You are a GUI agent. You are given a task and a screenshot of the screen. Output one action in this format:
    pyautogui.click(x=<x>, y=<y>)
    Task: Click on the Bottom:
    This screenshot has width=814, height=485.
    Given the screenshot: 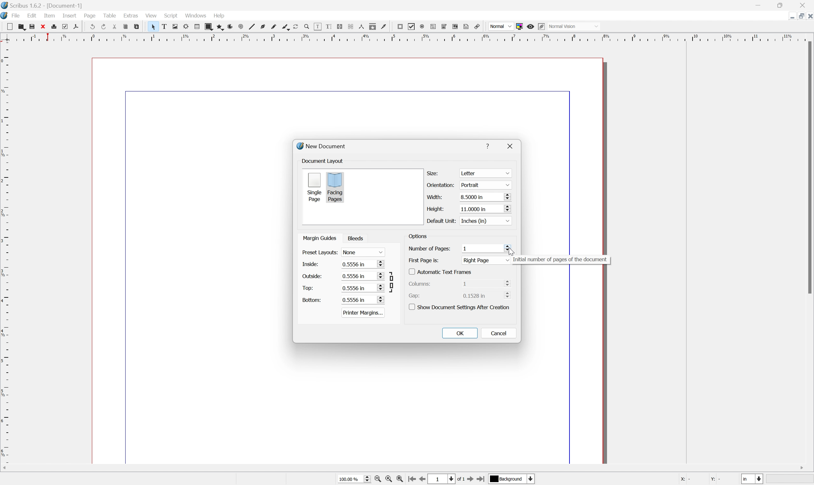 What is the action you would take?
    pyautogui.click(x=312, y=300)
    